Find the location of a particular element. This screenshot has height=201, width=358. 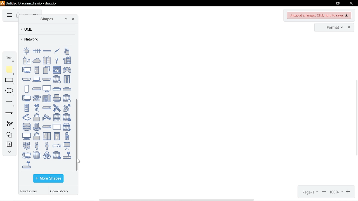

virtual PC is located at coordinates (27, 155).